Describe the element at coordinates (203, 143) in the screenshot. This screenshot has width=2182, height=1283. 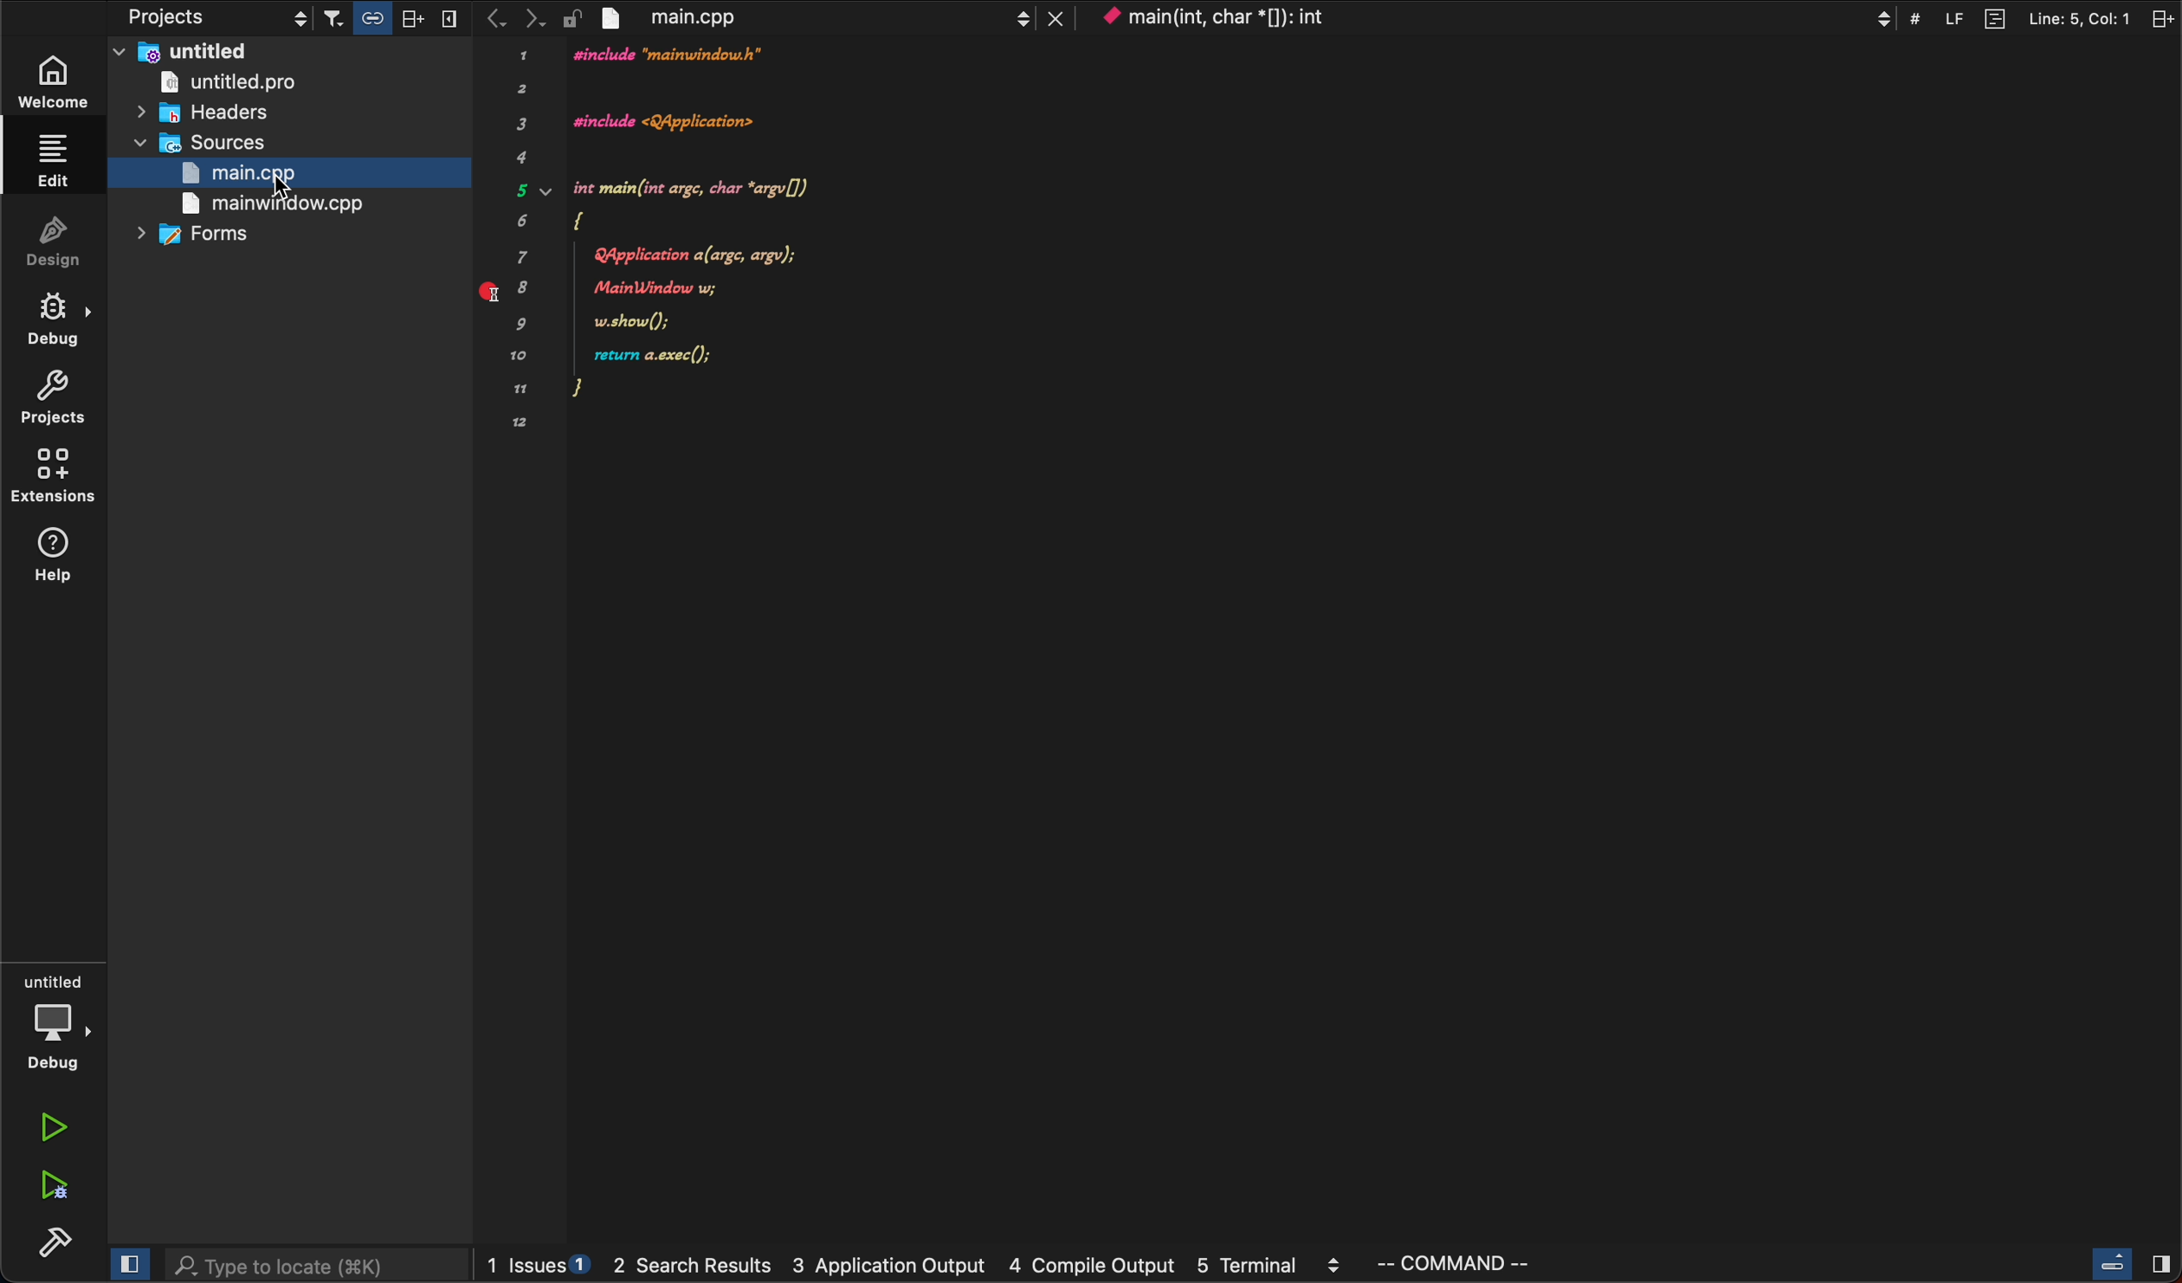
I see `sources` at that location.